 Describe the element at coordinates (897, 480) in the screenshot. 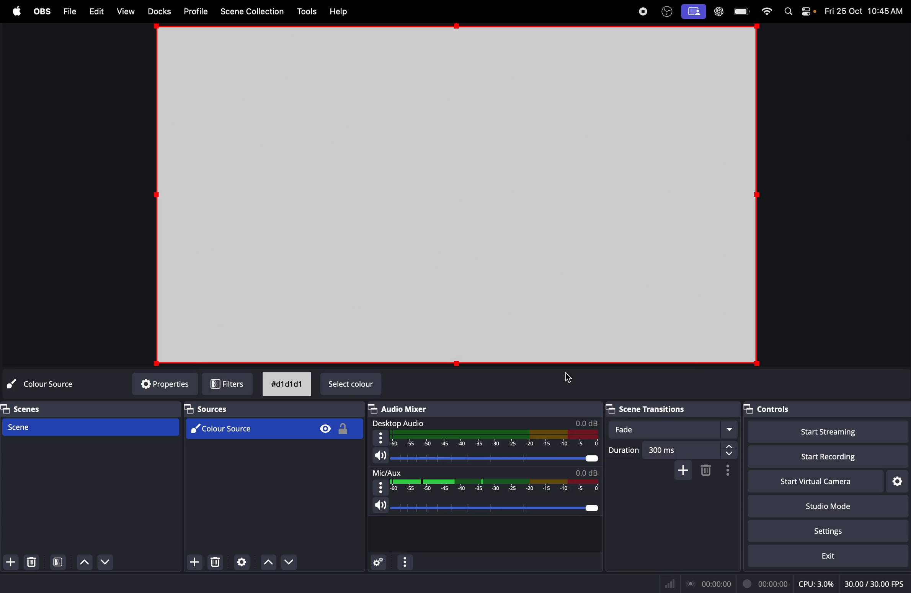

I see `virtual camera settings` at that location.